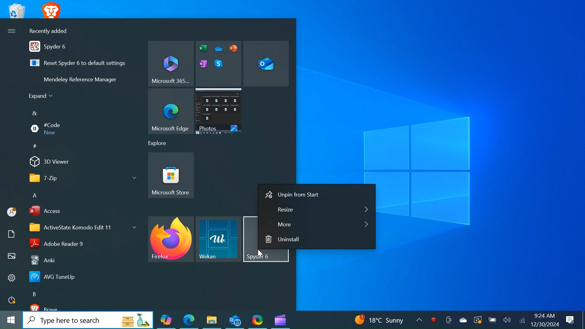 This screenshot has height=329, width=585. I want to click on #, so click(37, 147).